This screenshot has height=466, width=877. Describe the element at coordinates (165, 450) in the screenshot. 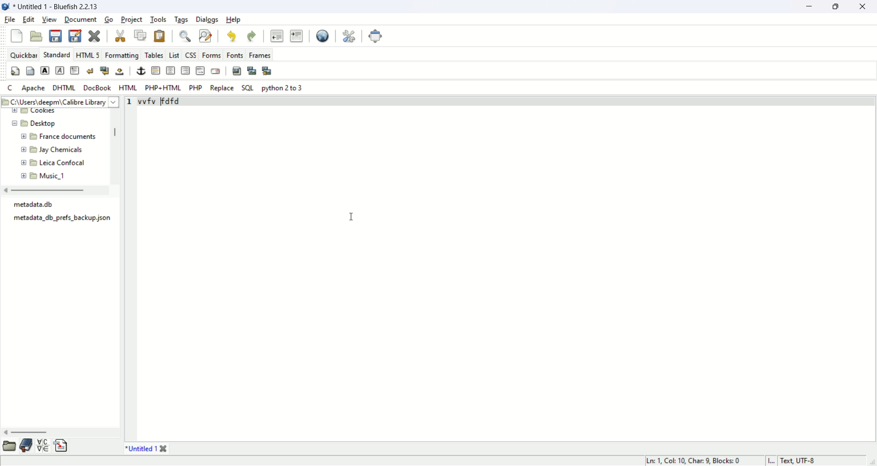

I see `close` at that location.